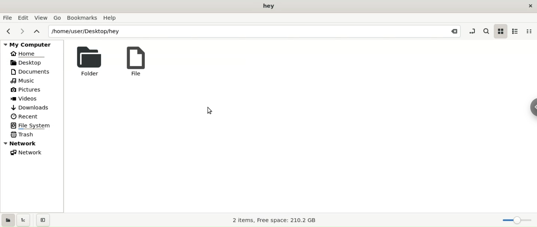 This screenshot has height=227, width=537. I want to click on show tree view, so click(25, 221).